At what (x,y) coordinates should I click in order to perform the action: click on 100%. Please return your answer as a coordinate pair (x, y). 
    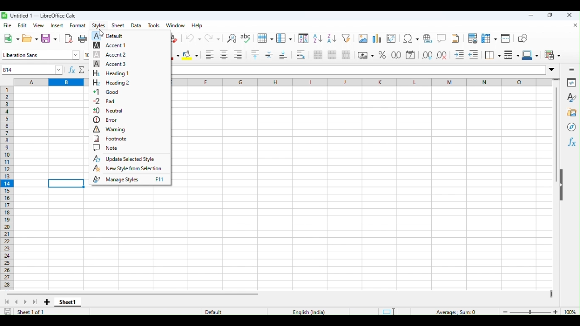
    Looking at the image, I should click on (571, 312).